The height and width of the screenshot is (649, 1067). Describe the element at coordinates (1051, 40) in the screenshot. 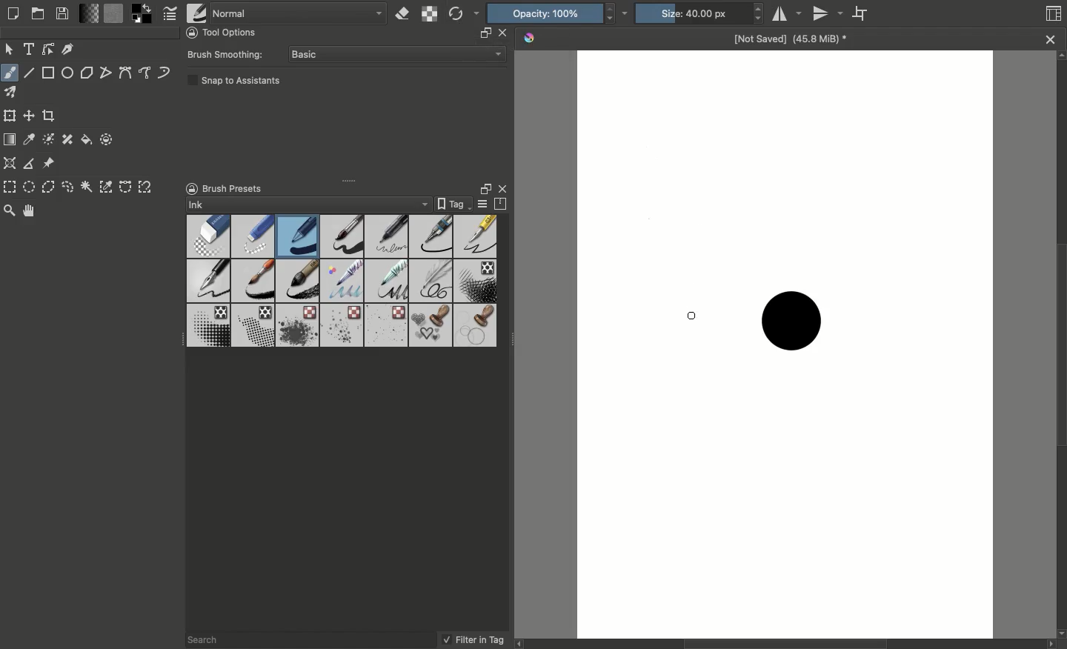

I see `close` at that location.